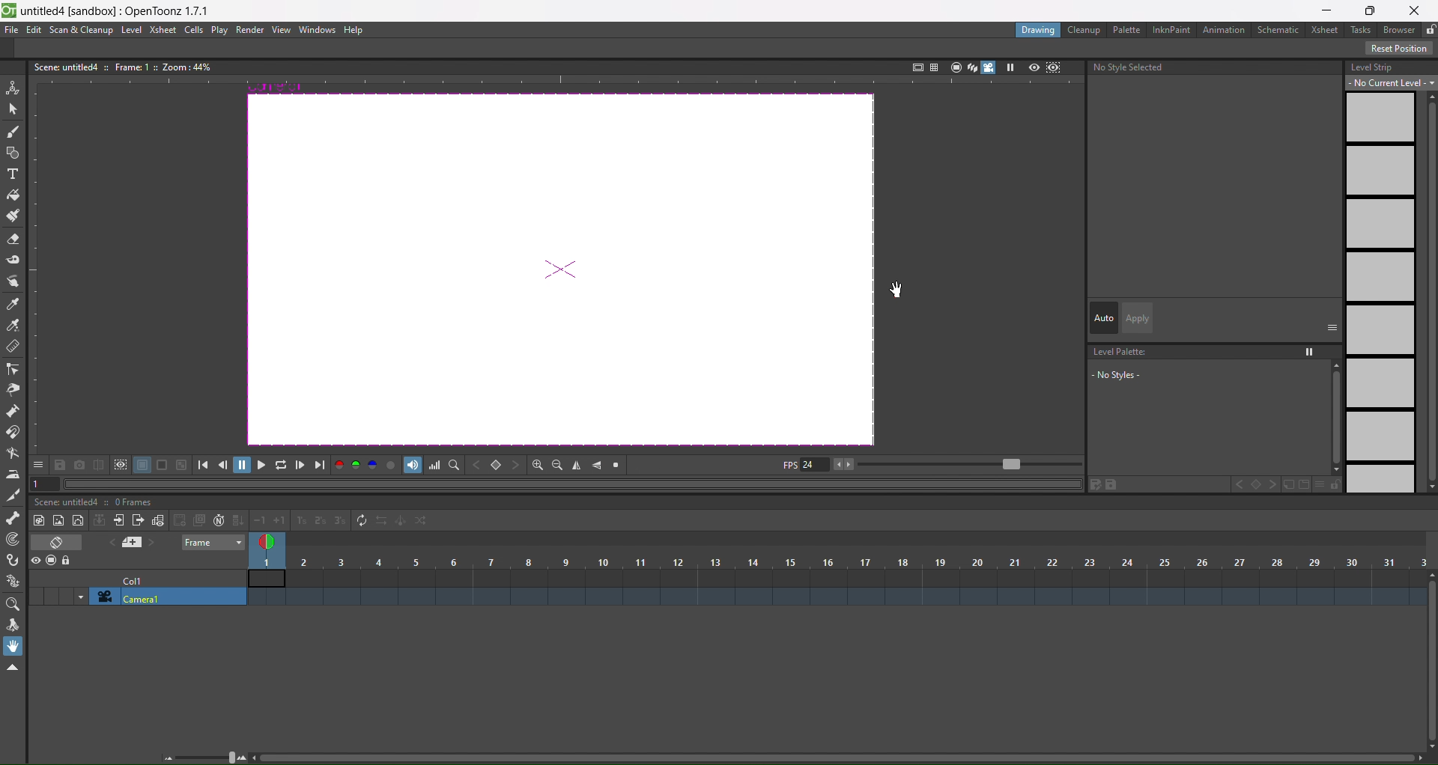 This screenshot has height=765, width=1438. What do you see at coordinates (839, 561) in the screenshot?
I see `column` at bounding box center [839, 561].